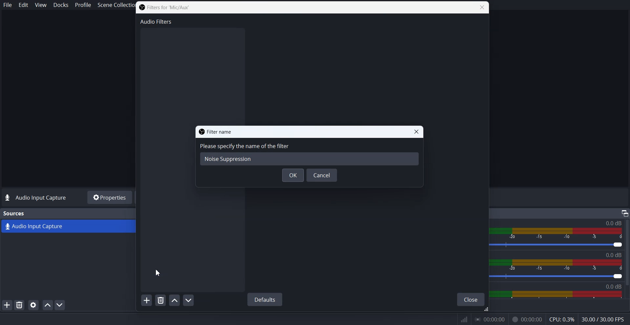 This screenshot has width=630, height=325. I want to click on Volume level adjuster, so click(559, 277).